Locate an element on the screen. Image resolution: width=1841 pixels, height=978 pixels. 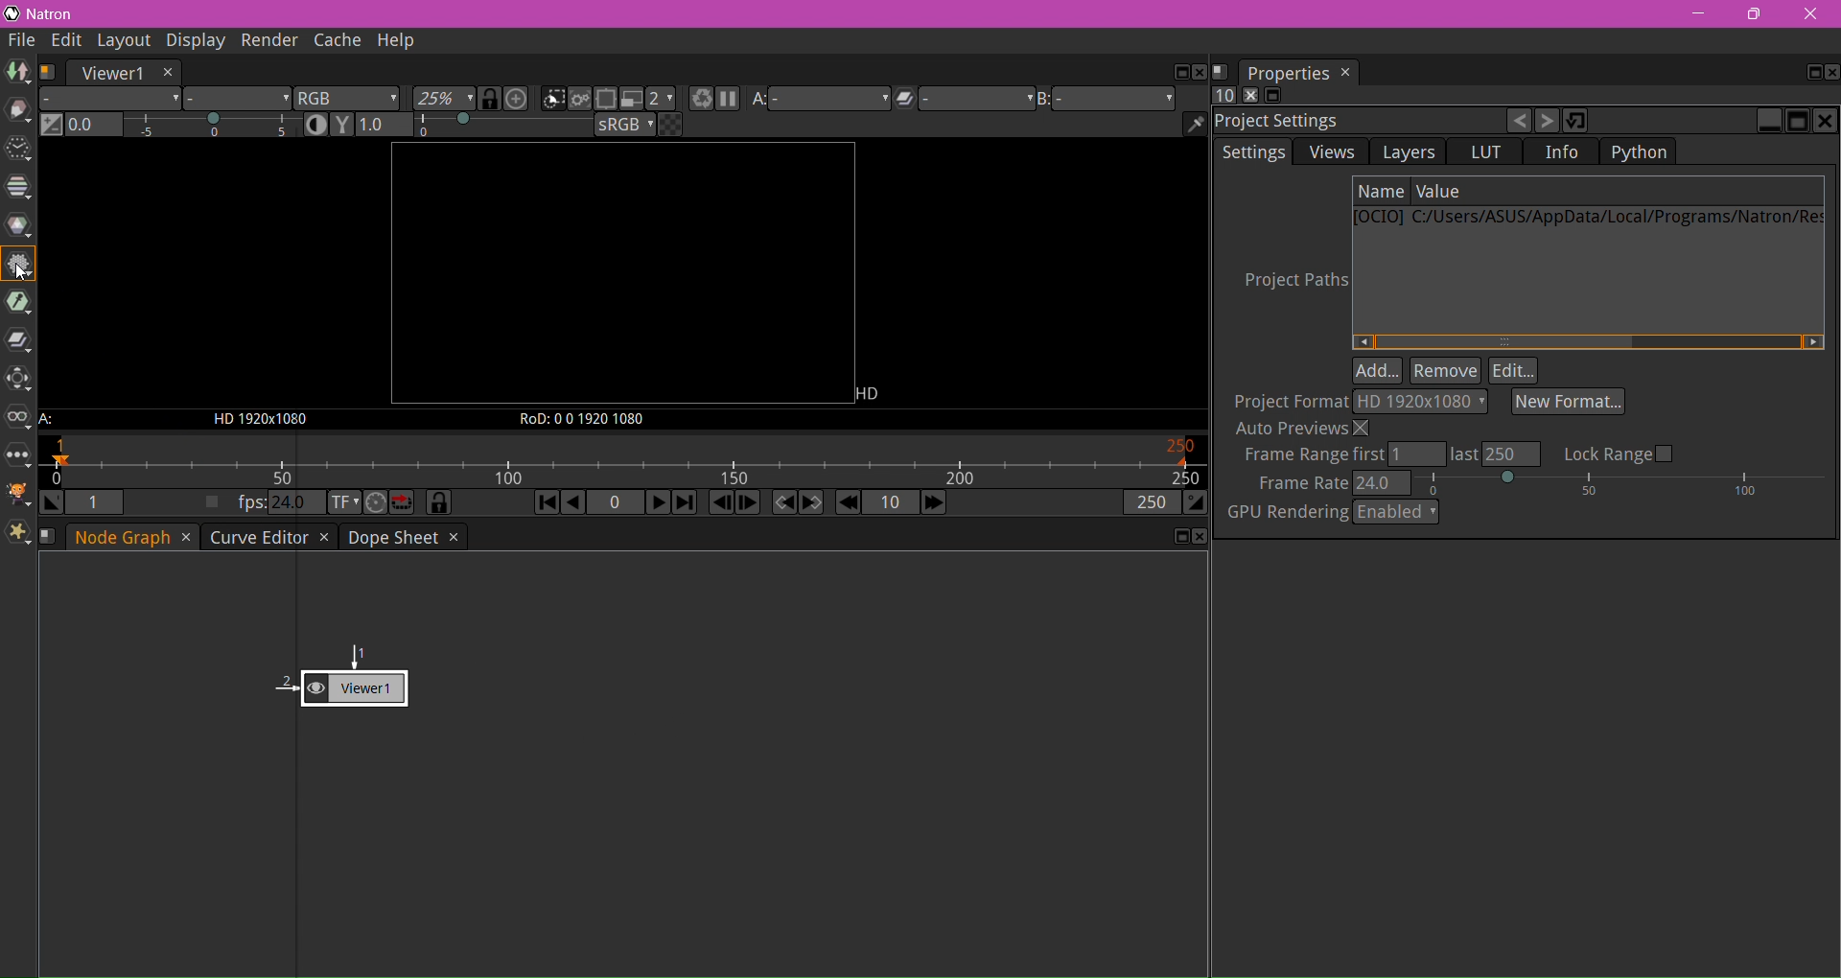
Close Tab is located at coordinates (168, 72).